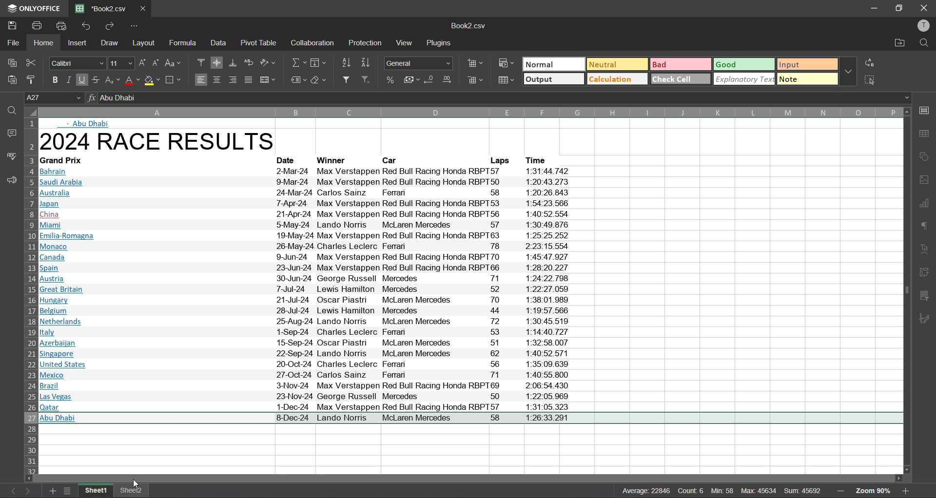  What do you see at coordinates (498, 160) in the screenshot?
I see `text info` at bounding box center [498, 160].